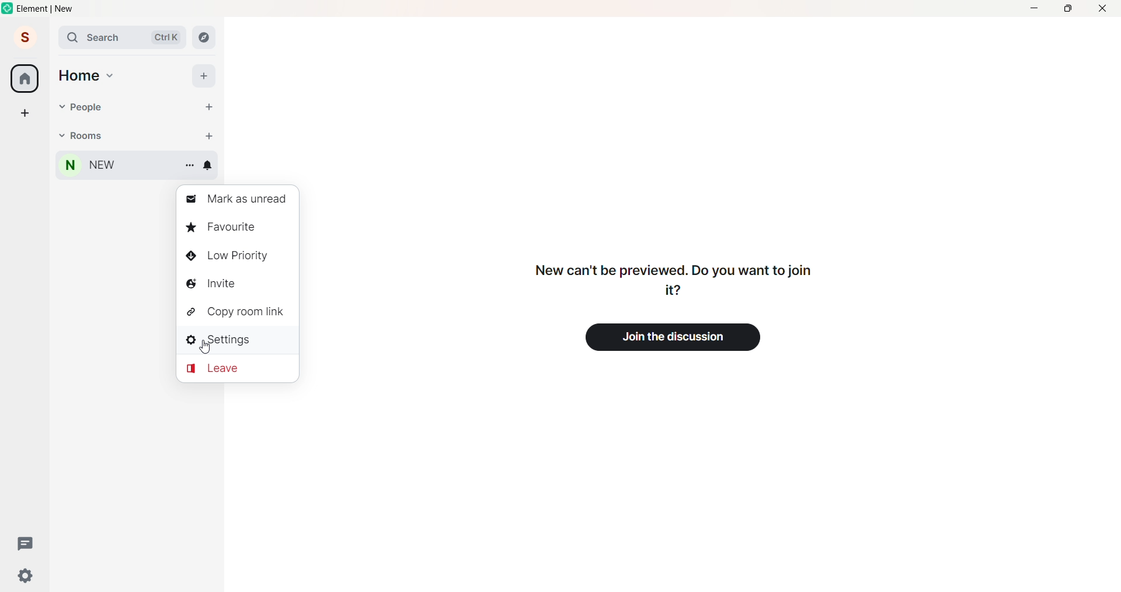 This screenshot has width=1121, height=592. Describe the element at coordinates (85, 168) in the screenshot. I see `room name` at that location.